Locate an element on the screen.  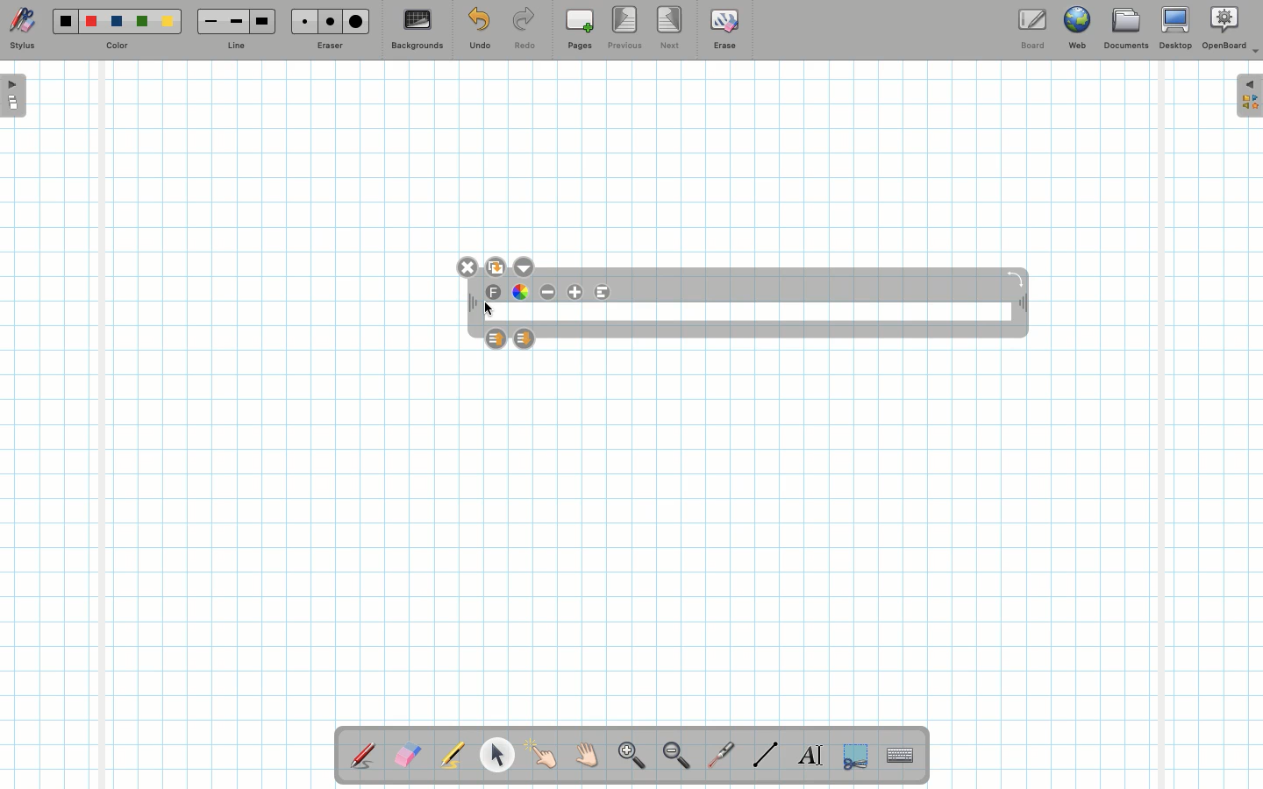
Medium eraser is located at coordinates (327, 21).